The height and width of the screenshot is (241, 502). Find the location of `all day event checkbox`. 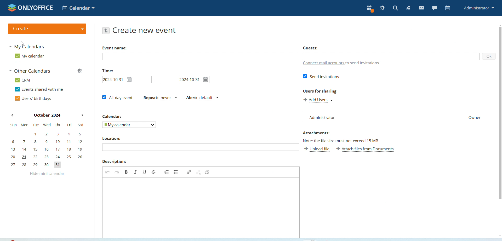

all day event checkbox is located at coordinates (117, 98).